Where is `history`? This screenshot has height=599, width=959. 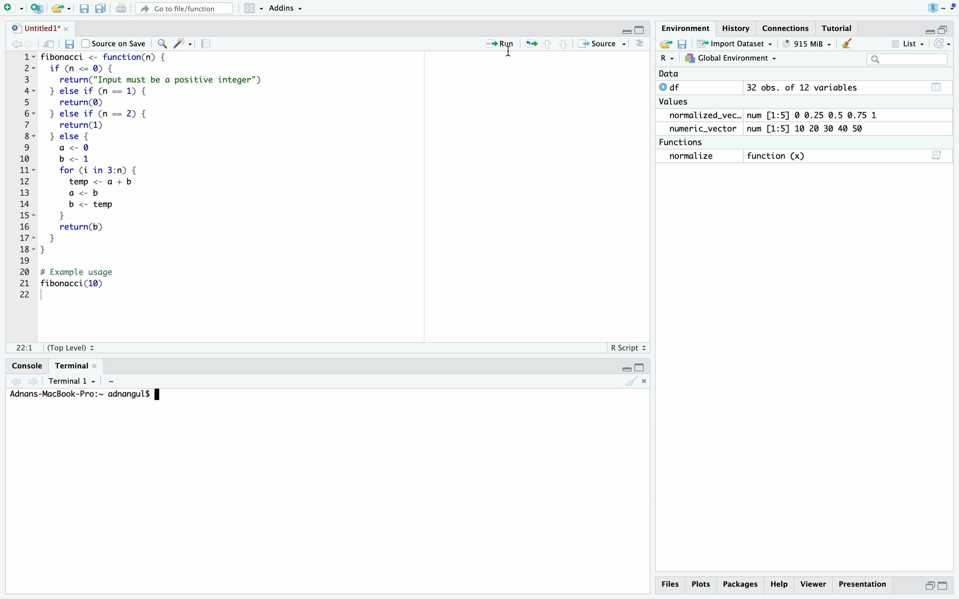 history is located at coordinates (734, 28).